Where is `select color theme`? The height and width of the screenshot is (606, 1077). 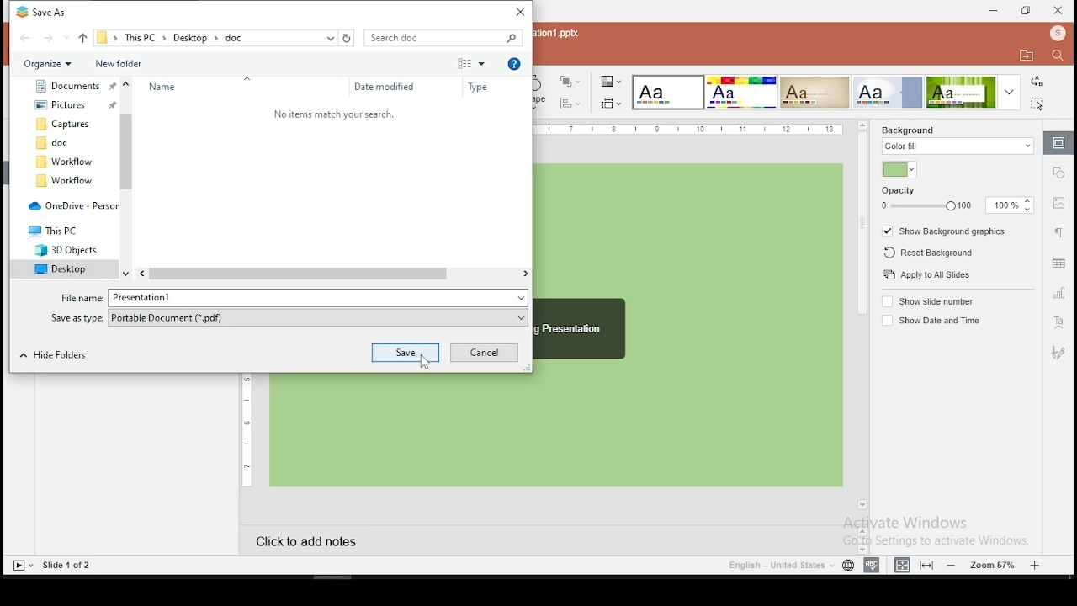
select color theme is located at coordinates (667, 93).